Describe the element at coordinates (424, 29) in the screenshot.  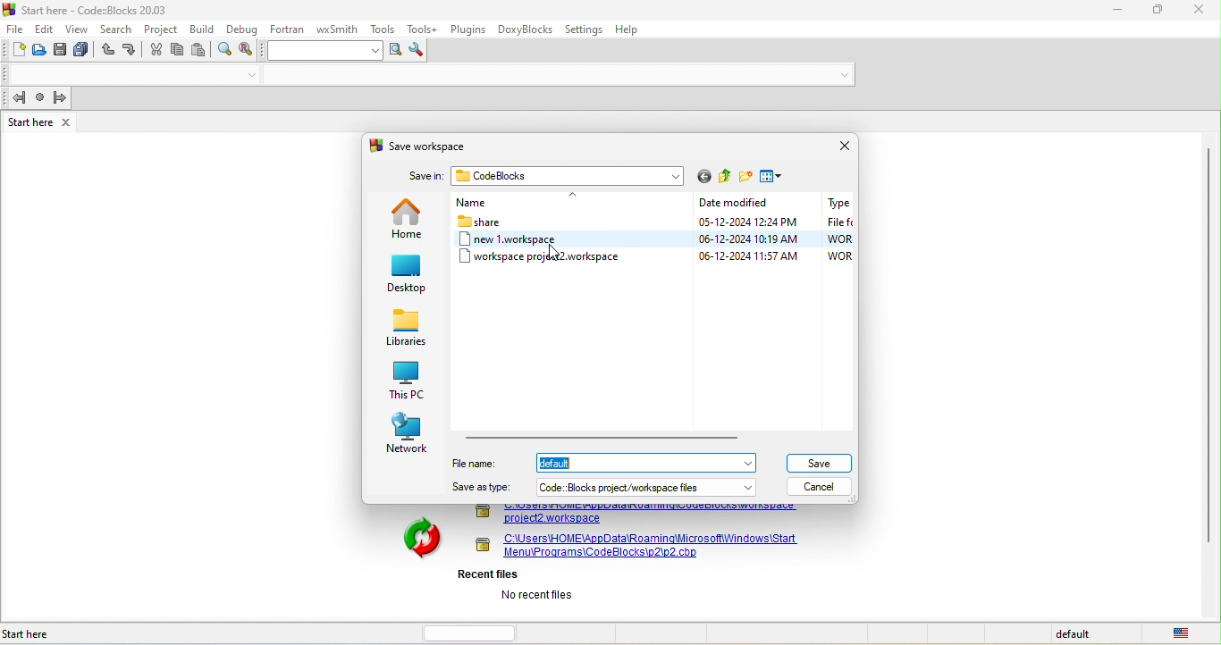
I see `tools++` at that location.